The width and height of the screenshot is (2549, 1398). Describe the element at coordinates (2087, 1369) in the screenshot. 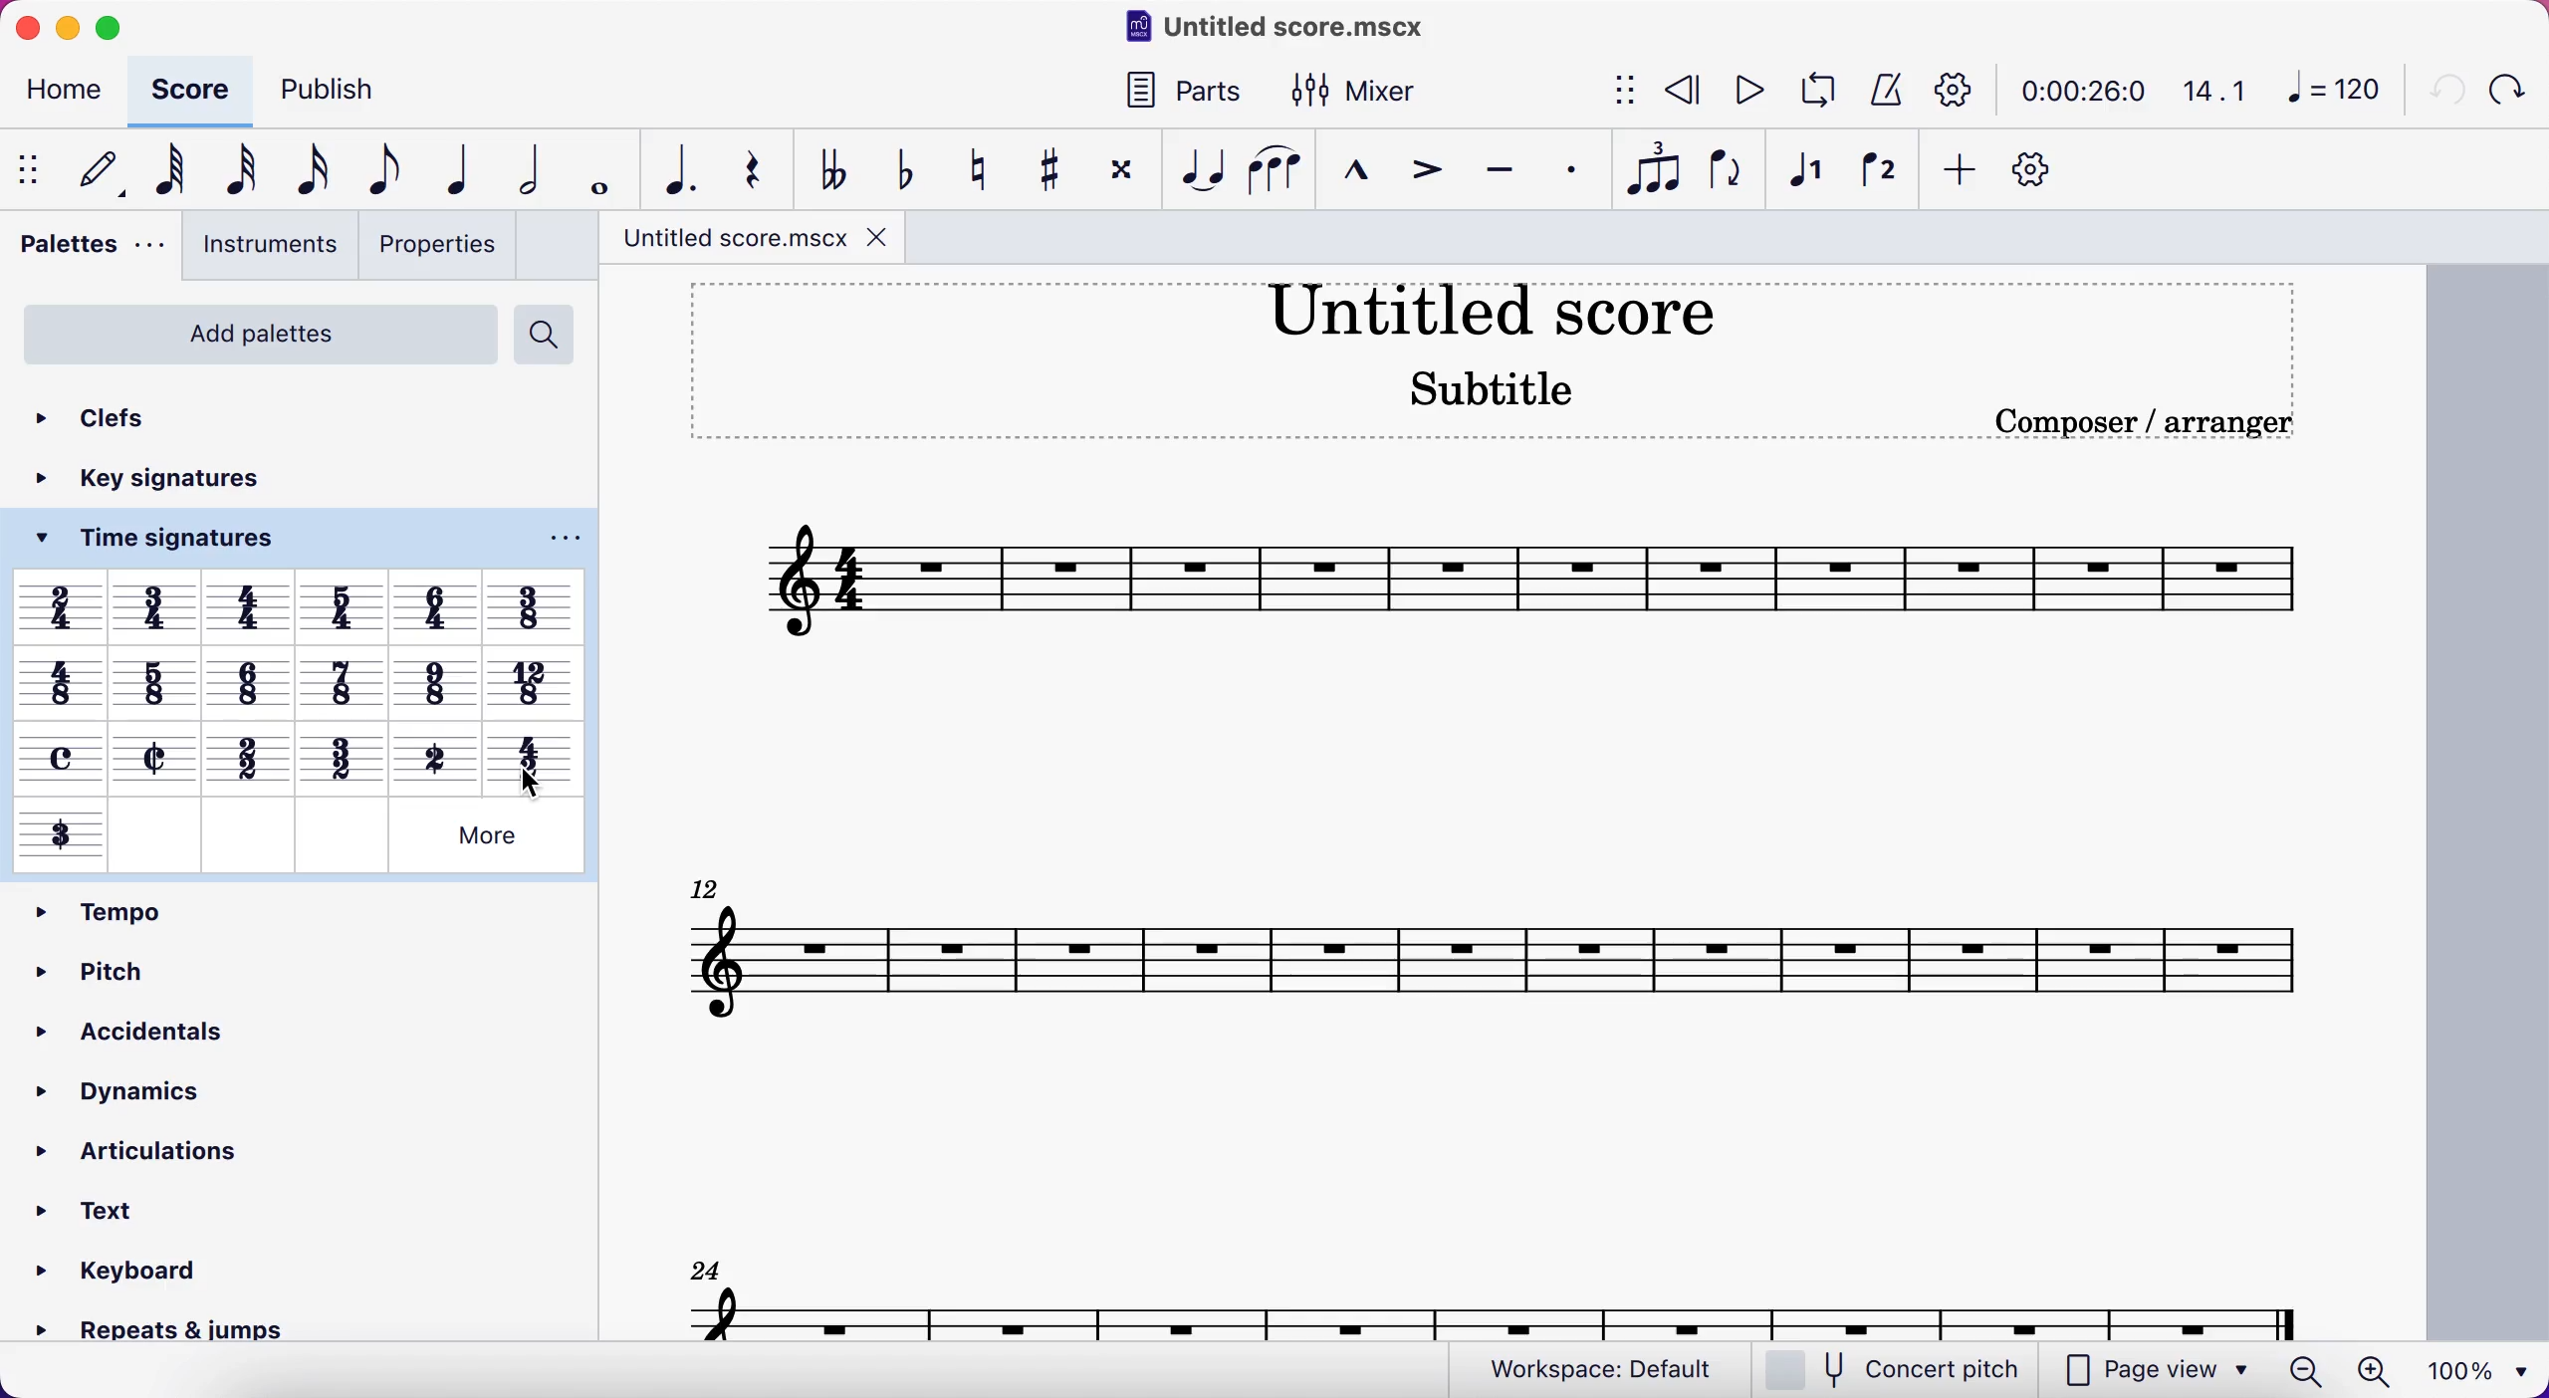

I see `page view` at that location.